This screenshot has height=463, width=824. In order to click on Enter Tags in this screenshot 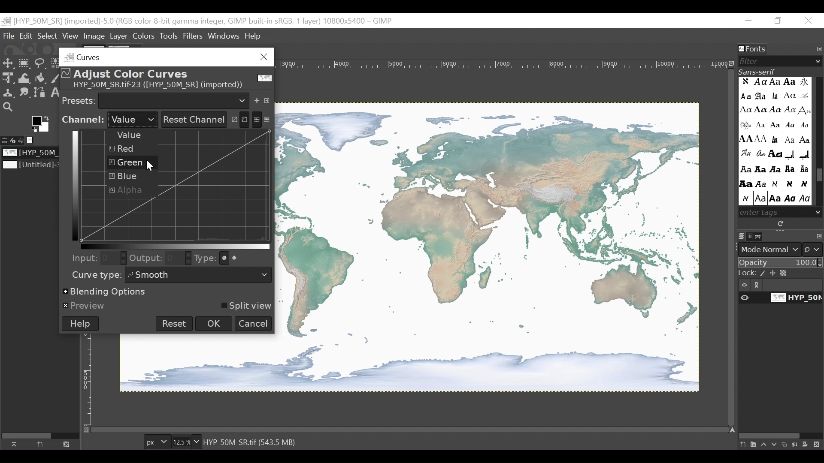, I will do `click(774, 141)`.